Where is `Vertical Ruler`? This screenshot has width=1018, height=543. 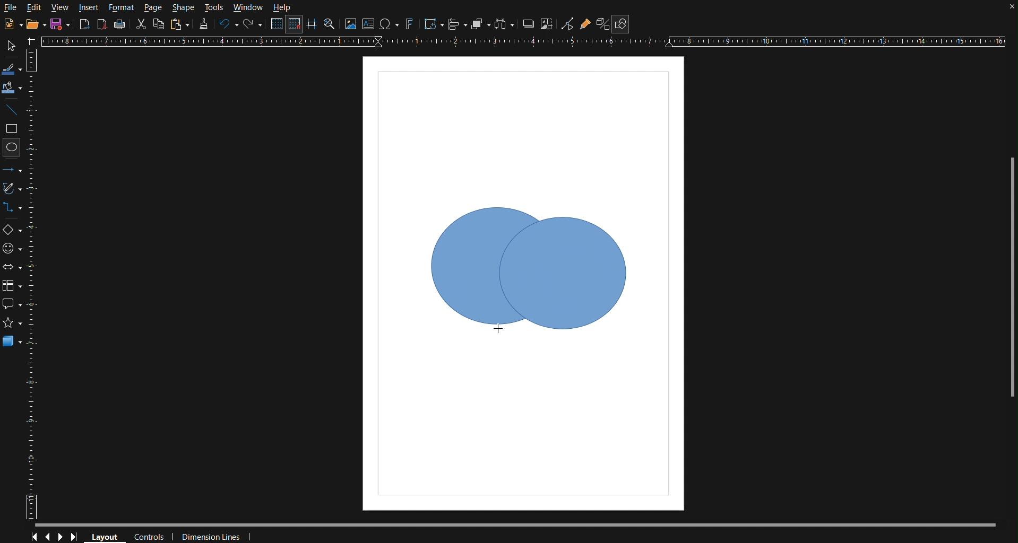 Vertical Ruler is located at coordinates (35, 286).